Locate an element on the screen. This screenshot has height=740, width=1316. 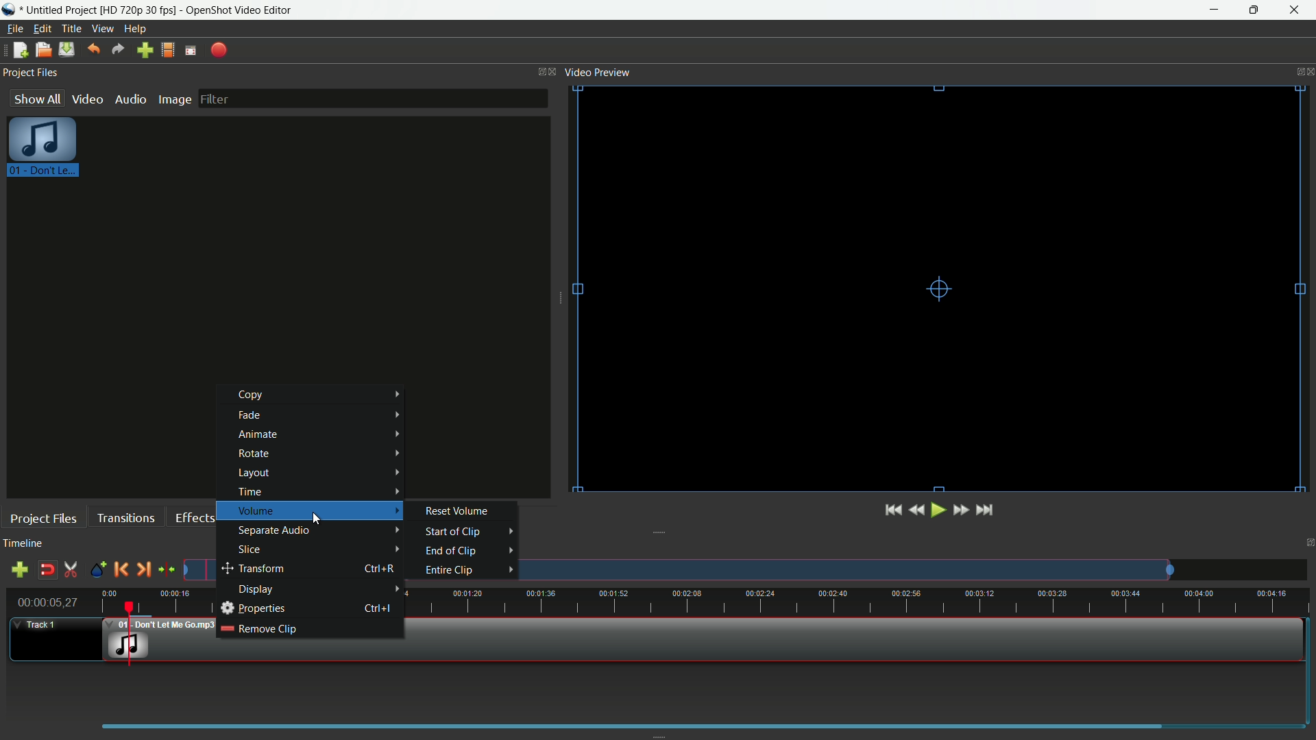
edit menu is located at coordinates (42, 28).